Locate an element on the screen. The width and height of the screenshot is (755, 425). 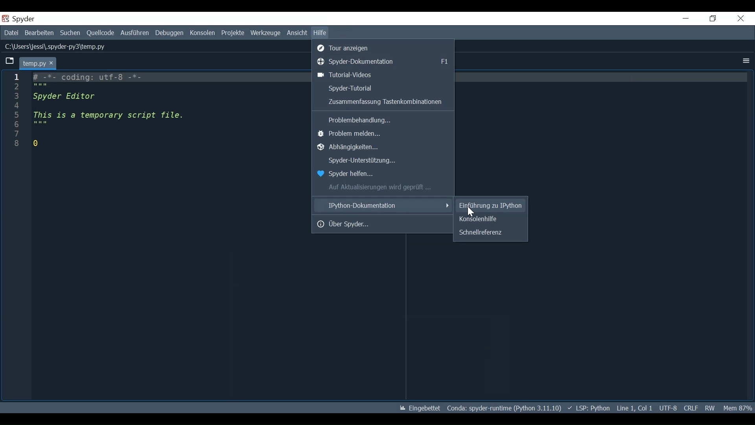
UTF-8 is located at coordinates (668, 408).